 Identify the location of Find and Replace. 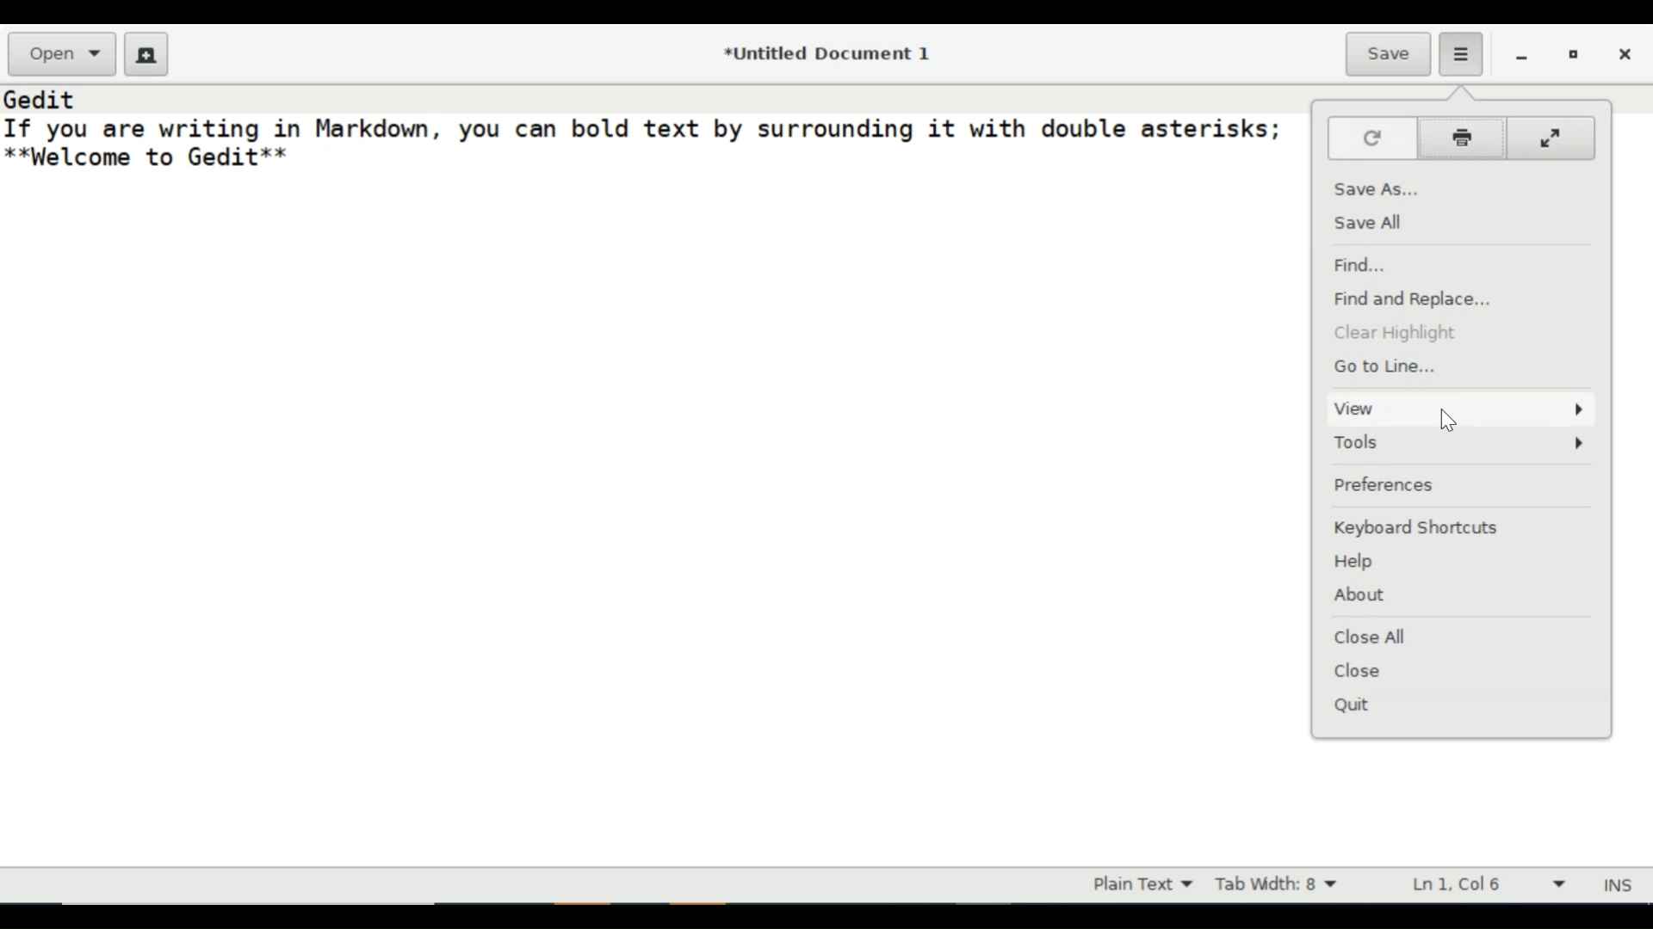
(1418, 298).